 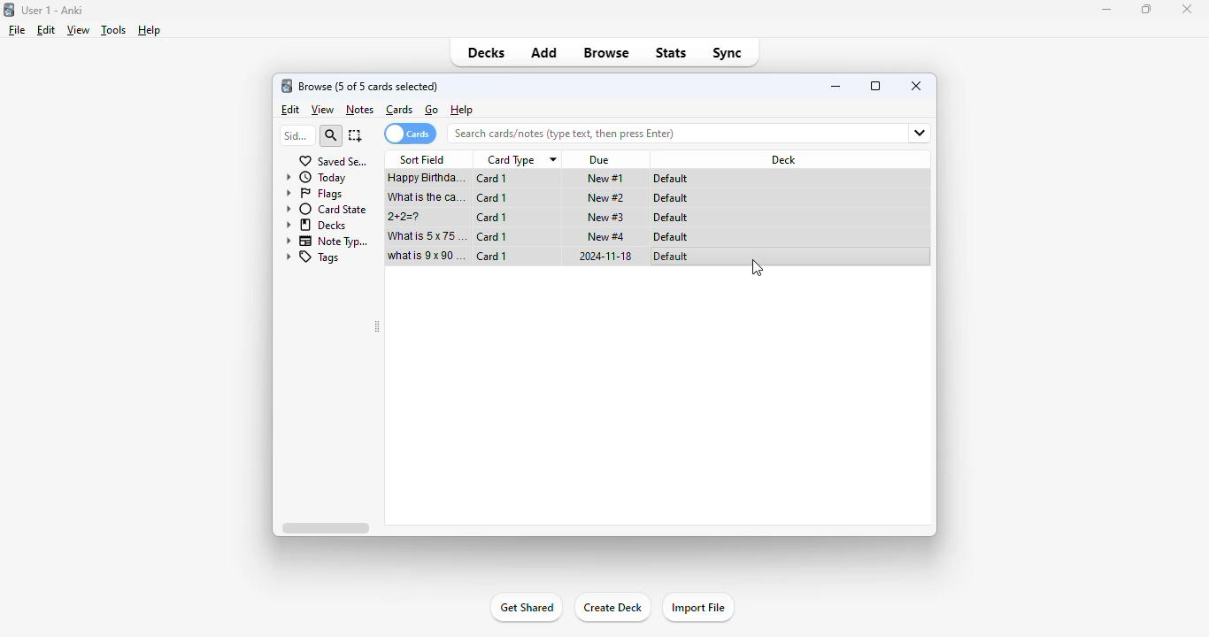 What do you see at coordinates (424, 236) in the screenshot?
I see `what is 5x75=?` at bounding box center [424, 236].